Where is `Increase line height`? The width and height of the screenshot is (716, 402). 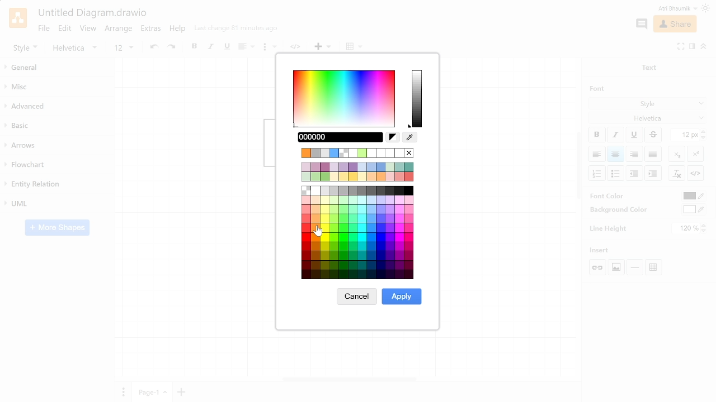
Increase line height is located at coordinates (705, 225).